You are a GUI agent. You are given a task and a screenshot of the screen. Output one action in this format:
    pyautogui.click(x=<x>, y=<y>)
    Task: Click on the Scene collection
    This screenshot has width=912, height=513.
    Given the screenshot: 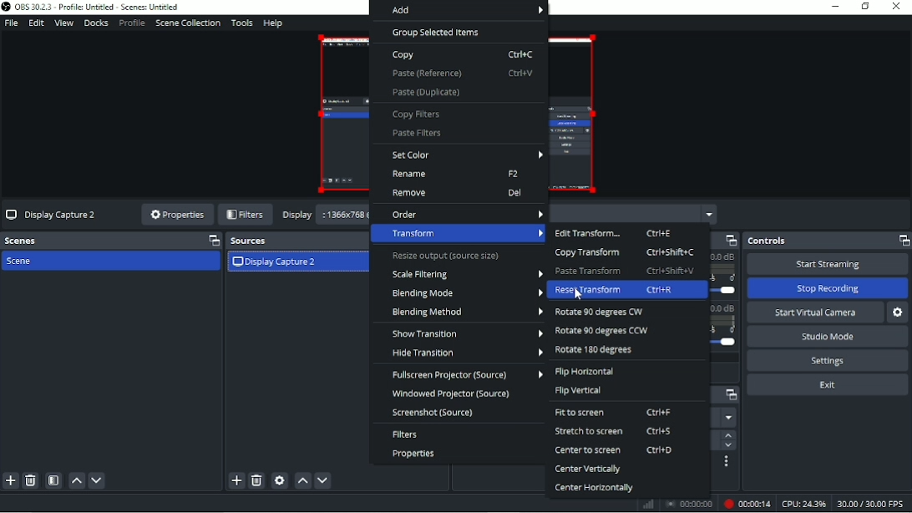 What is the action you would take?
    pyautogui.click(x=187, y=23)
    